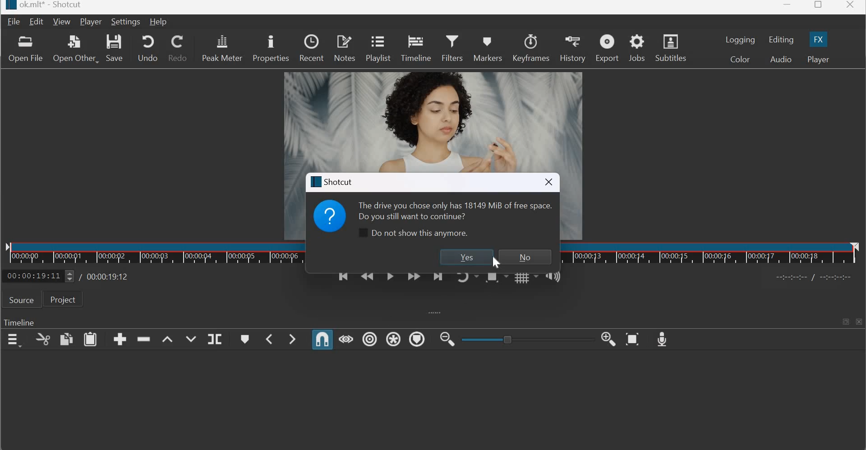 The width and height of the screenshot is (866, 450). I want to click on Next Marker, so click(292, 339).